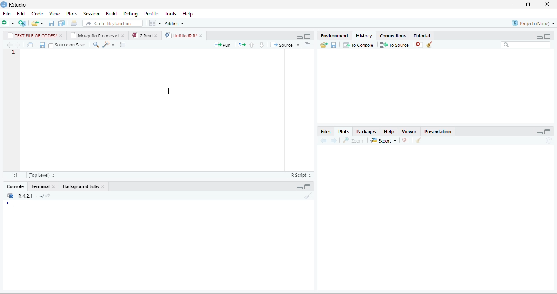 The width and height of the screenshot is (557, 294). Describe the element at coordinates (169, 92) in the screenshot. I see `cursor` at that location.